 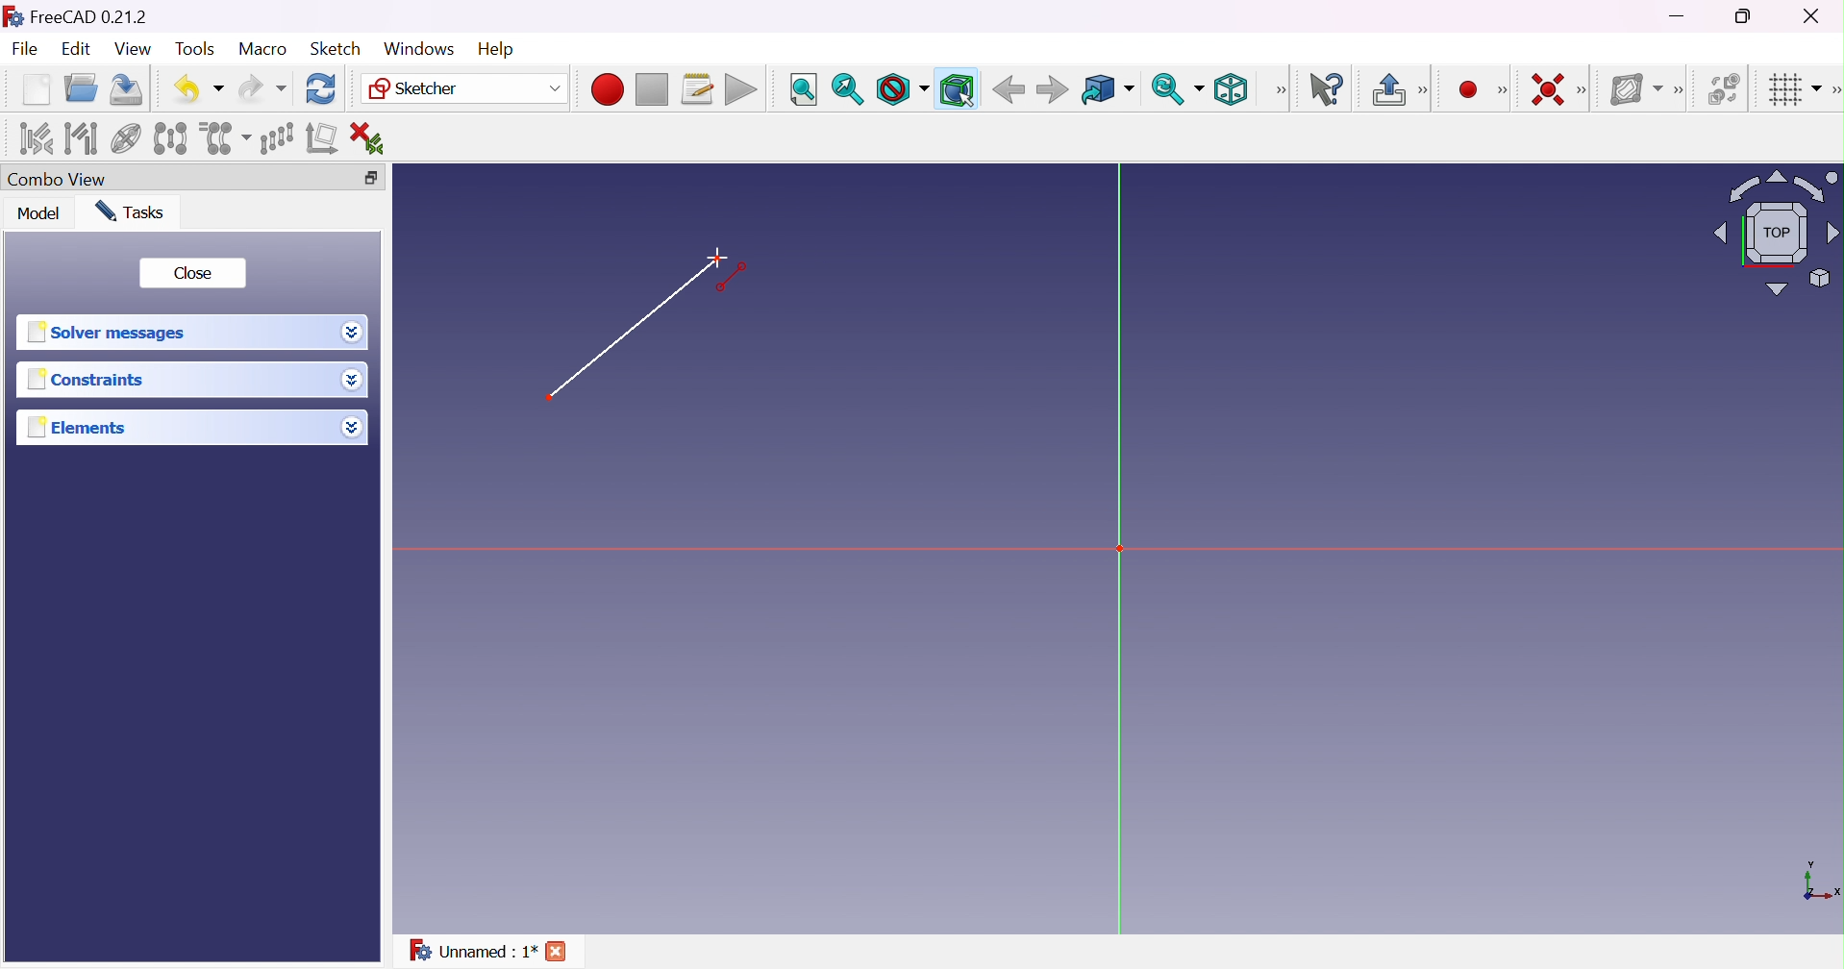 What do you see at coordinates (194, 50) in the screenshot?
I see `Tools` at bounding box center [194, 50].